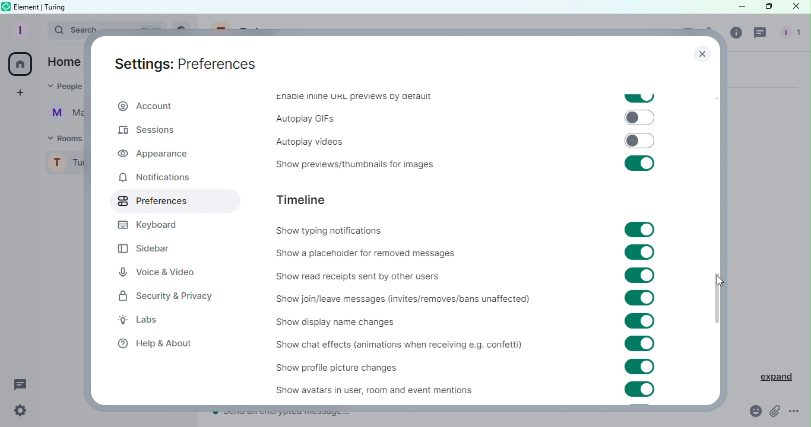  What do you see at coordinates (153, 246) in the screenshot?
I see `Sidebar` at bounding box center [153, 246].